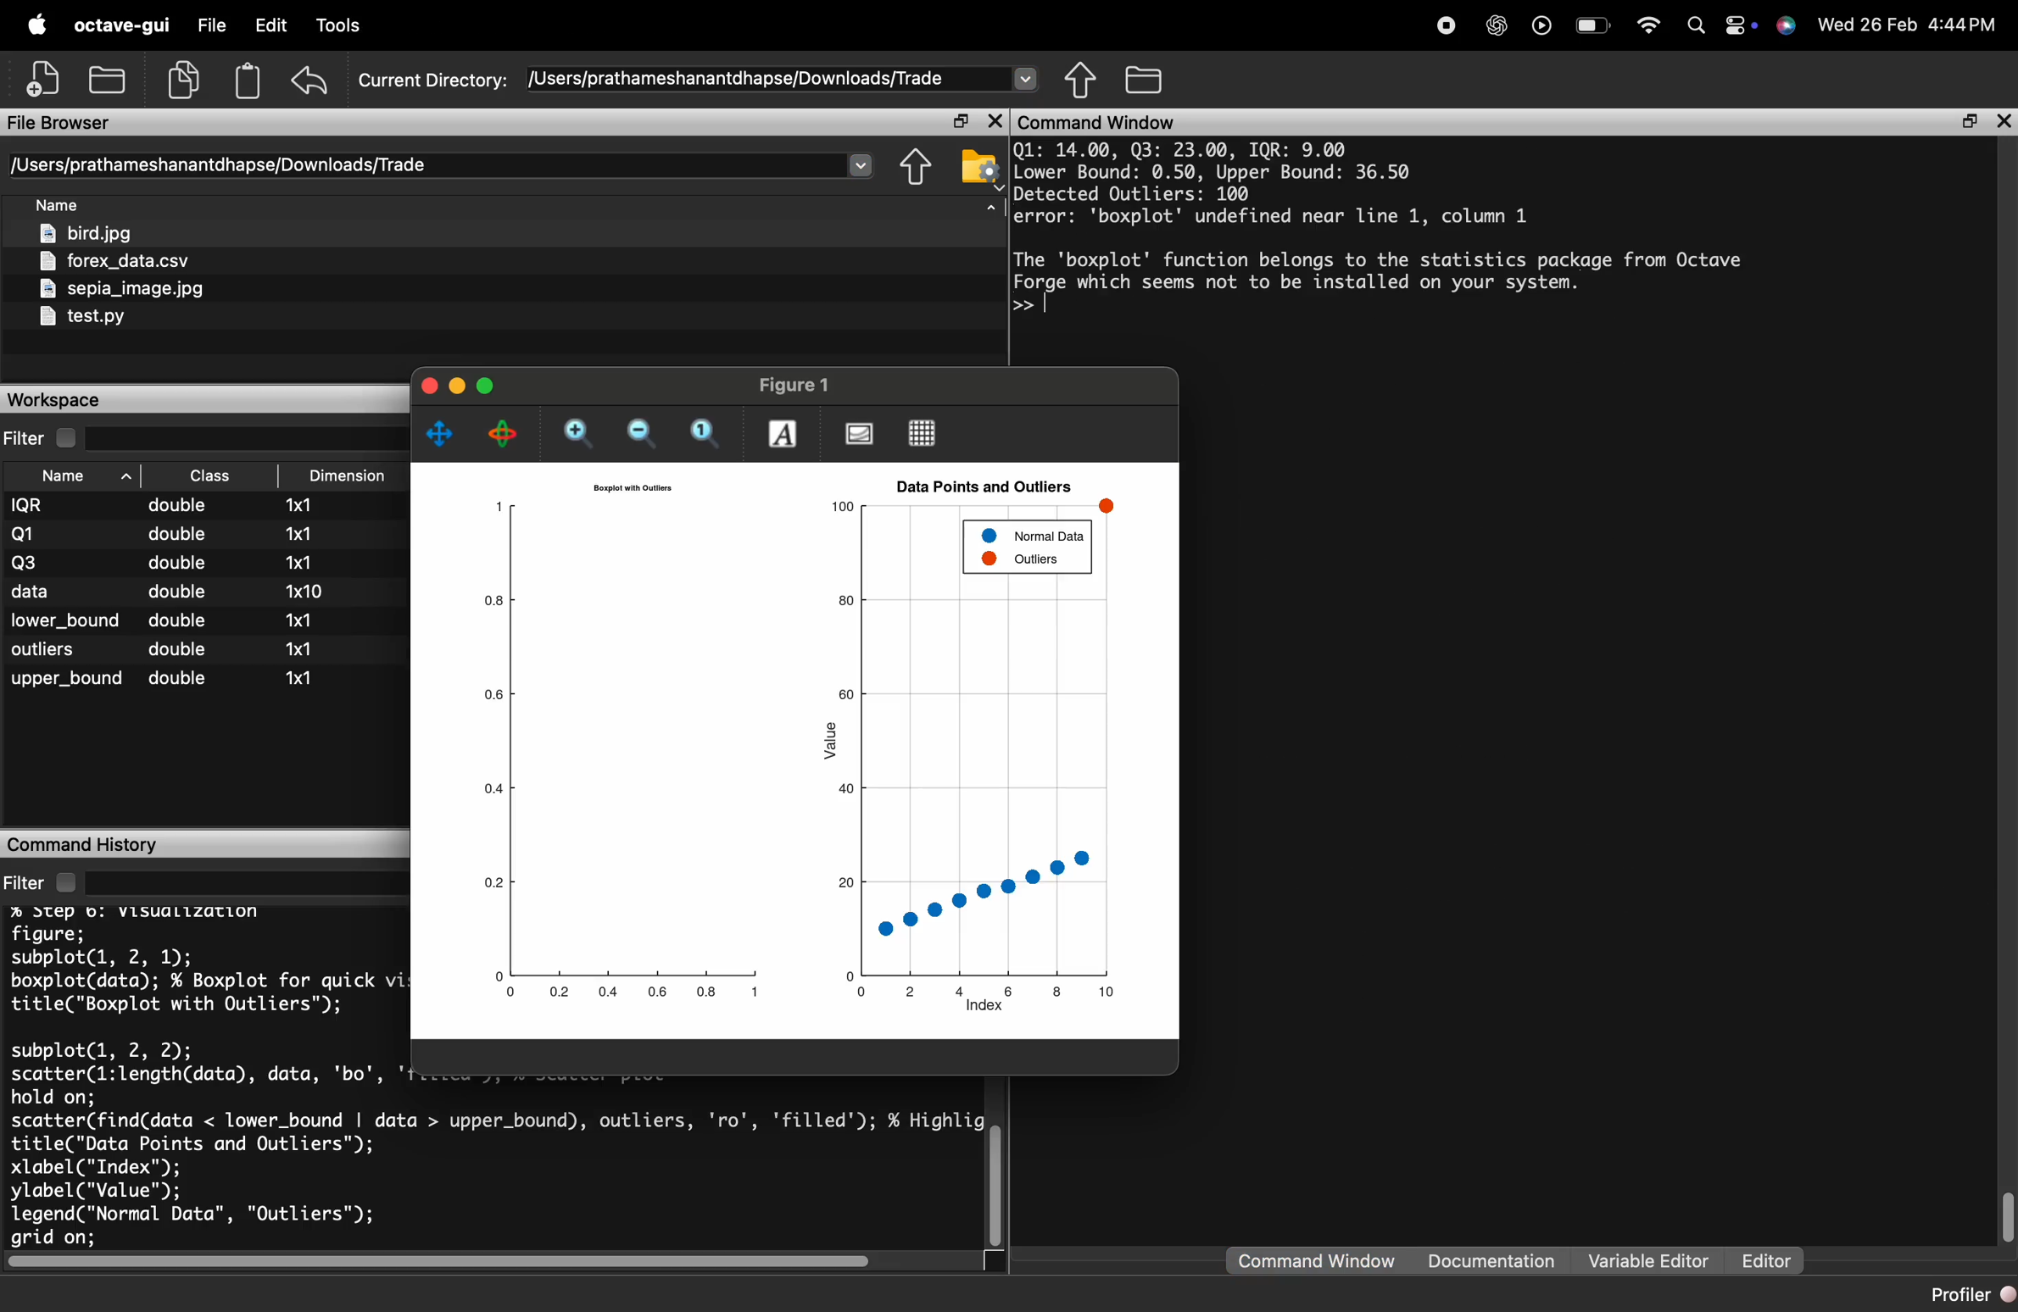  Describe the element at coordinates (708, 435) in the screenshot. I see `Automatic limits for current axes` at that location.